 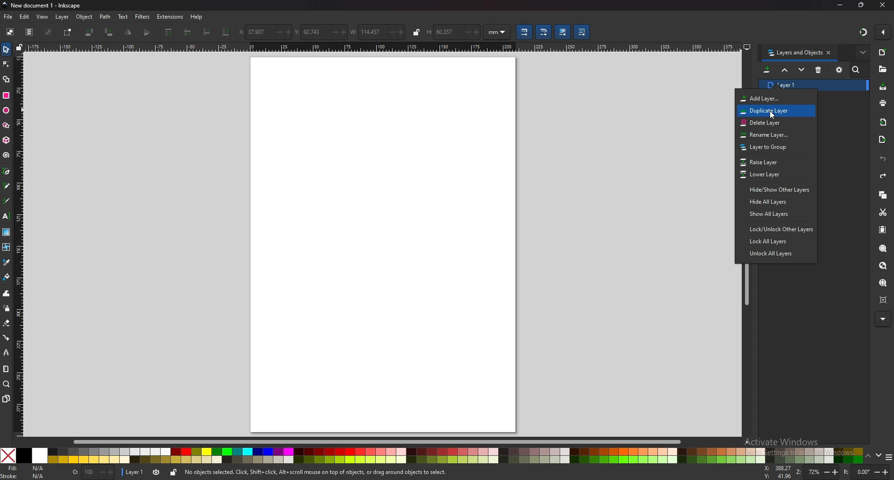 I want to click on title, so click(x=44, y=5).